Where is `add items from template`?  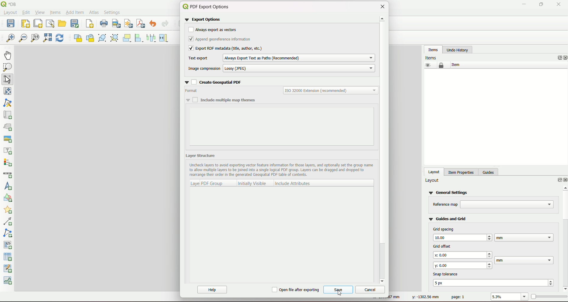
add items from template is located at coordinates (62, 23).